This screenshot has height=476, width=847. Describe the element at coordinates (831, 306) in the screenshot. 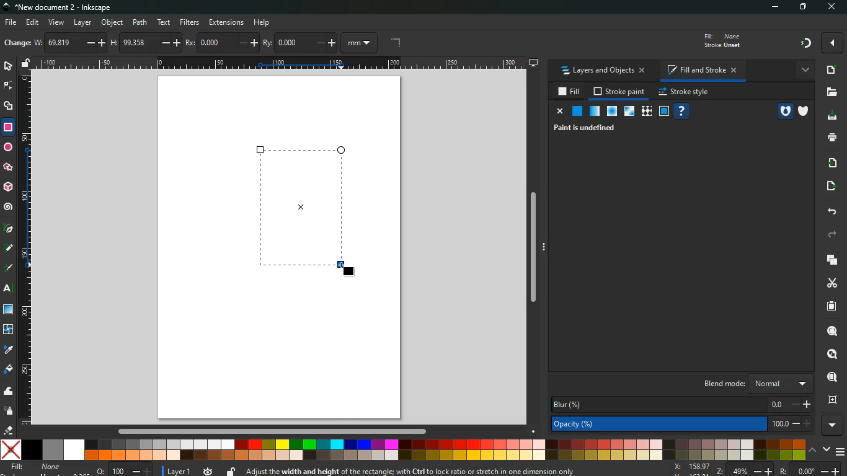

I see `paper` at that location.